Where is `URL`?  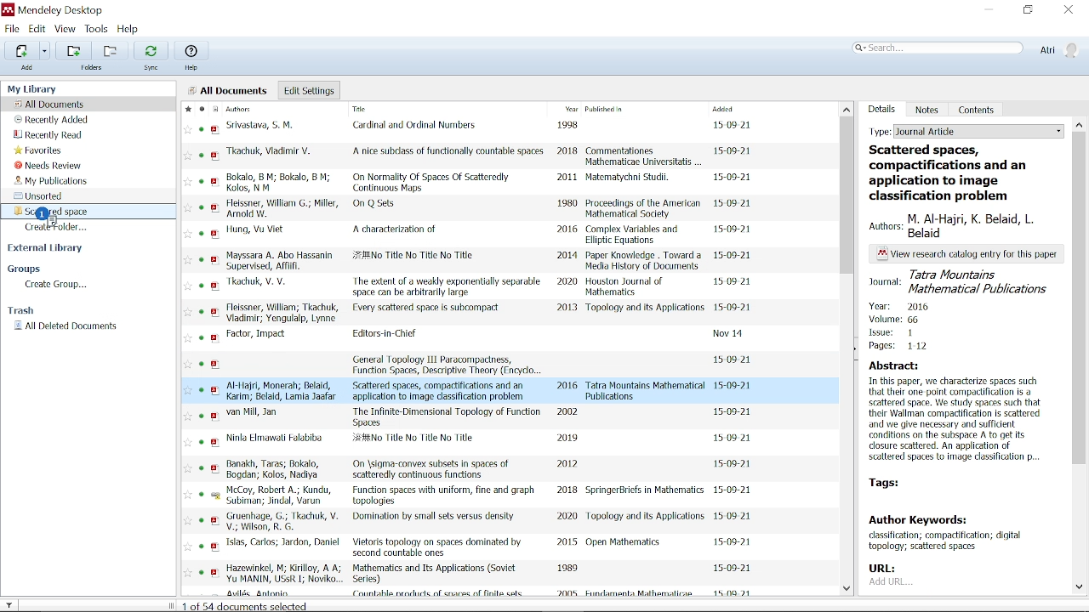
URL is located at coordinates (889, 576).